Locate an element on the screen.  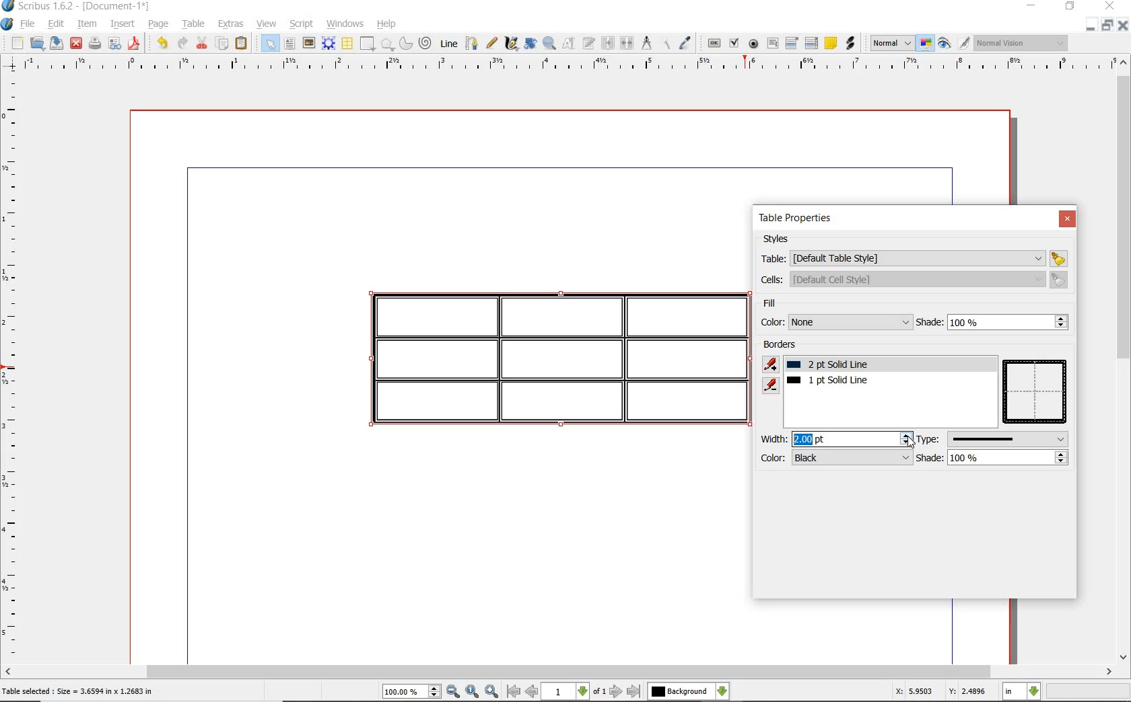
borders is located at coordinates (782, 346).